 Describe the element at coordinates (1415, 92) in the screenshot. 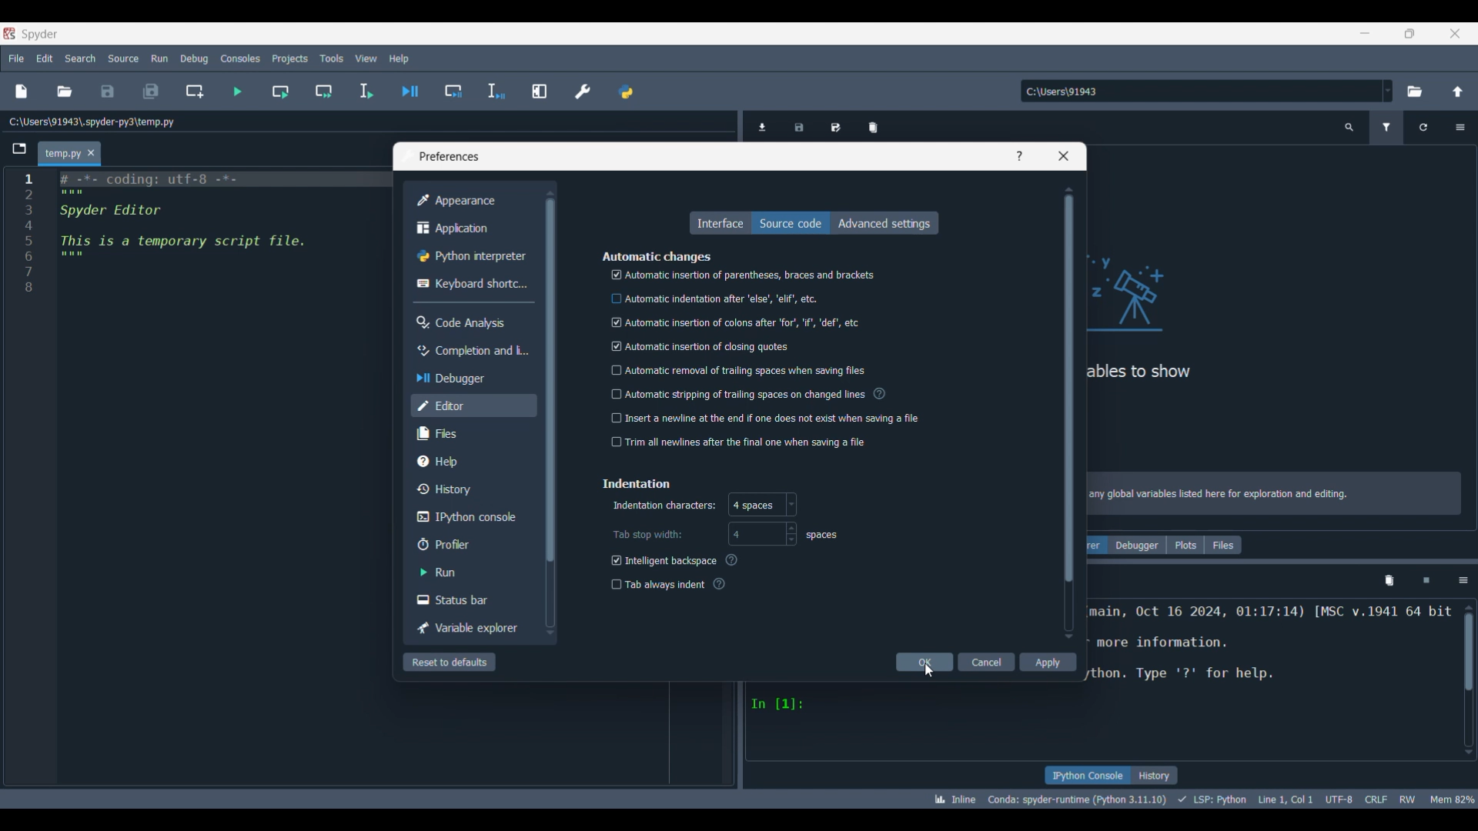

I see `Browse a default directory` at that location.